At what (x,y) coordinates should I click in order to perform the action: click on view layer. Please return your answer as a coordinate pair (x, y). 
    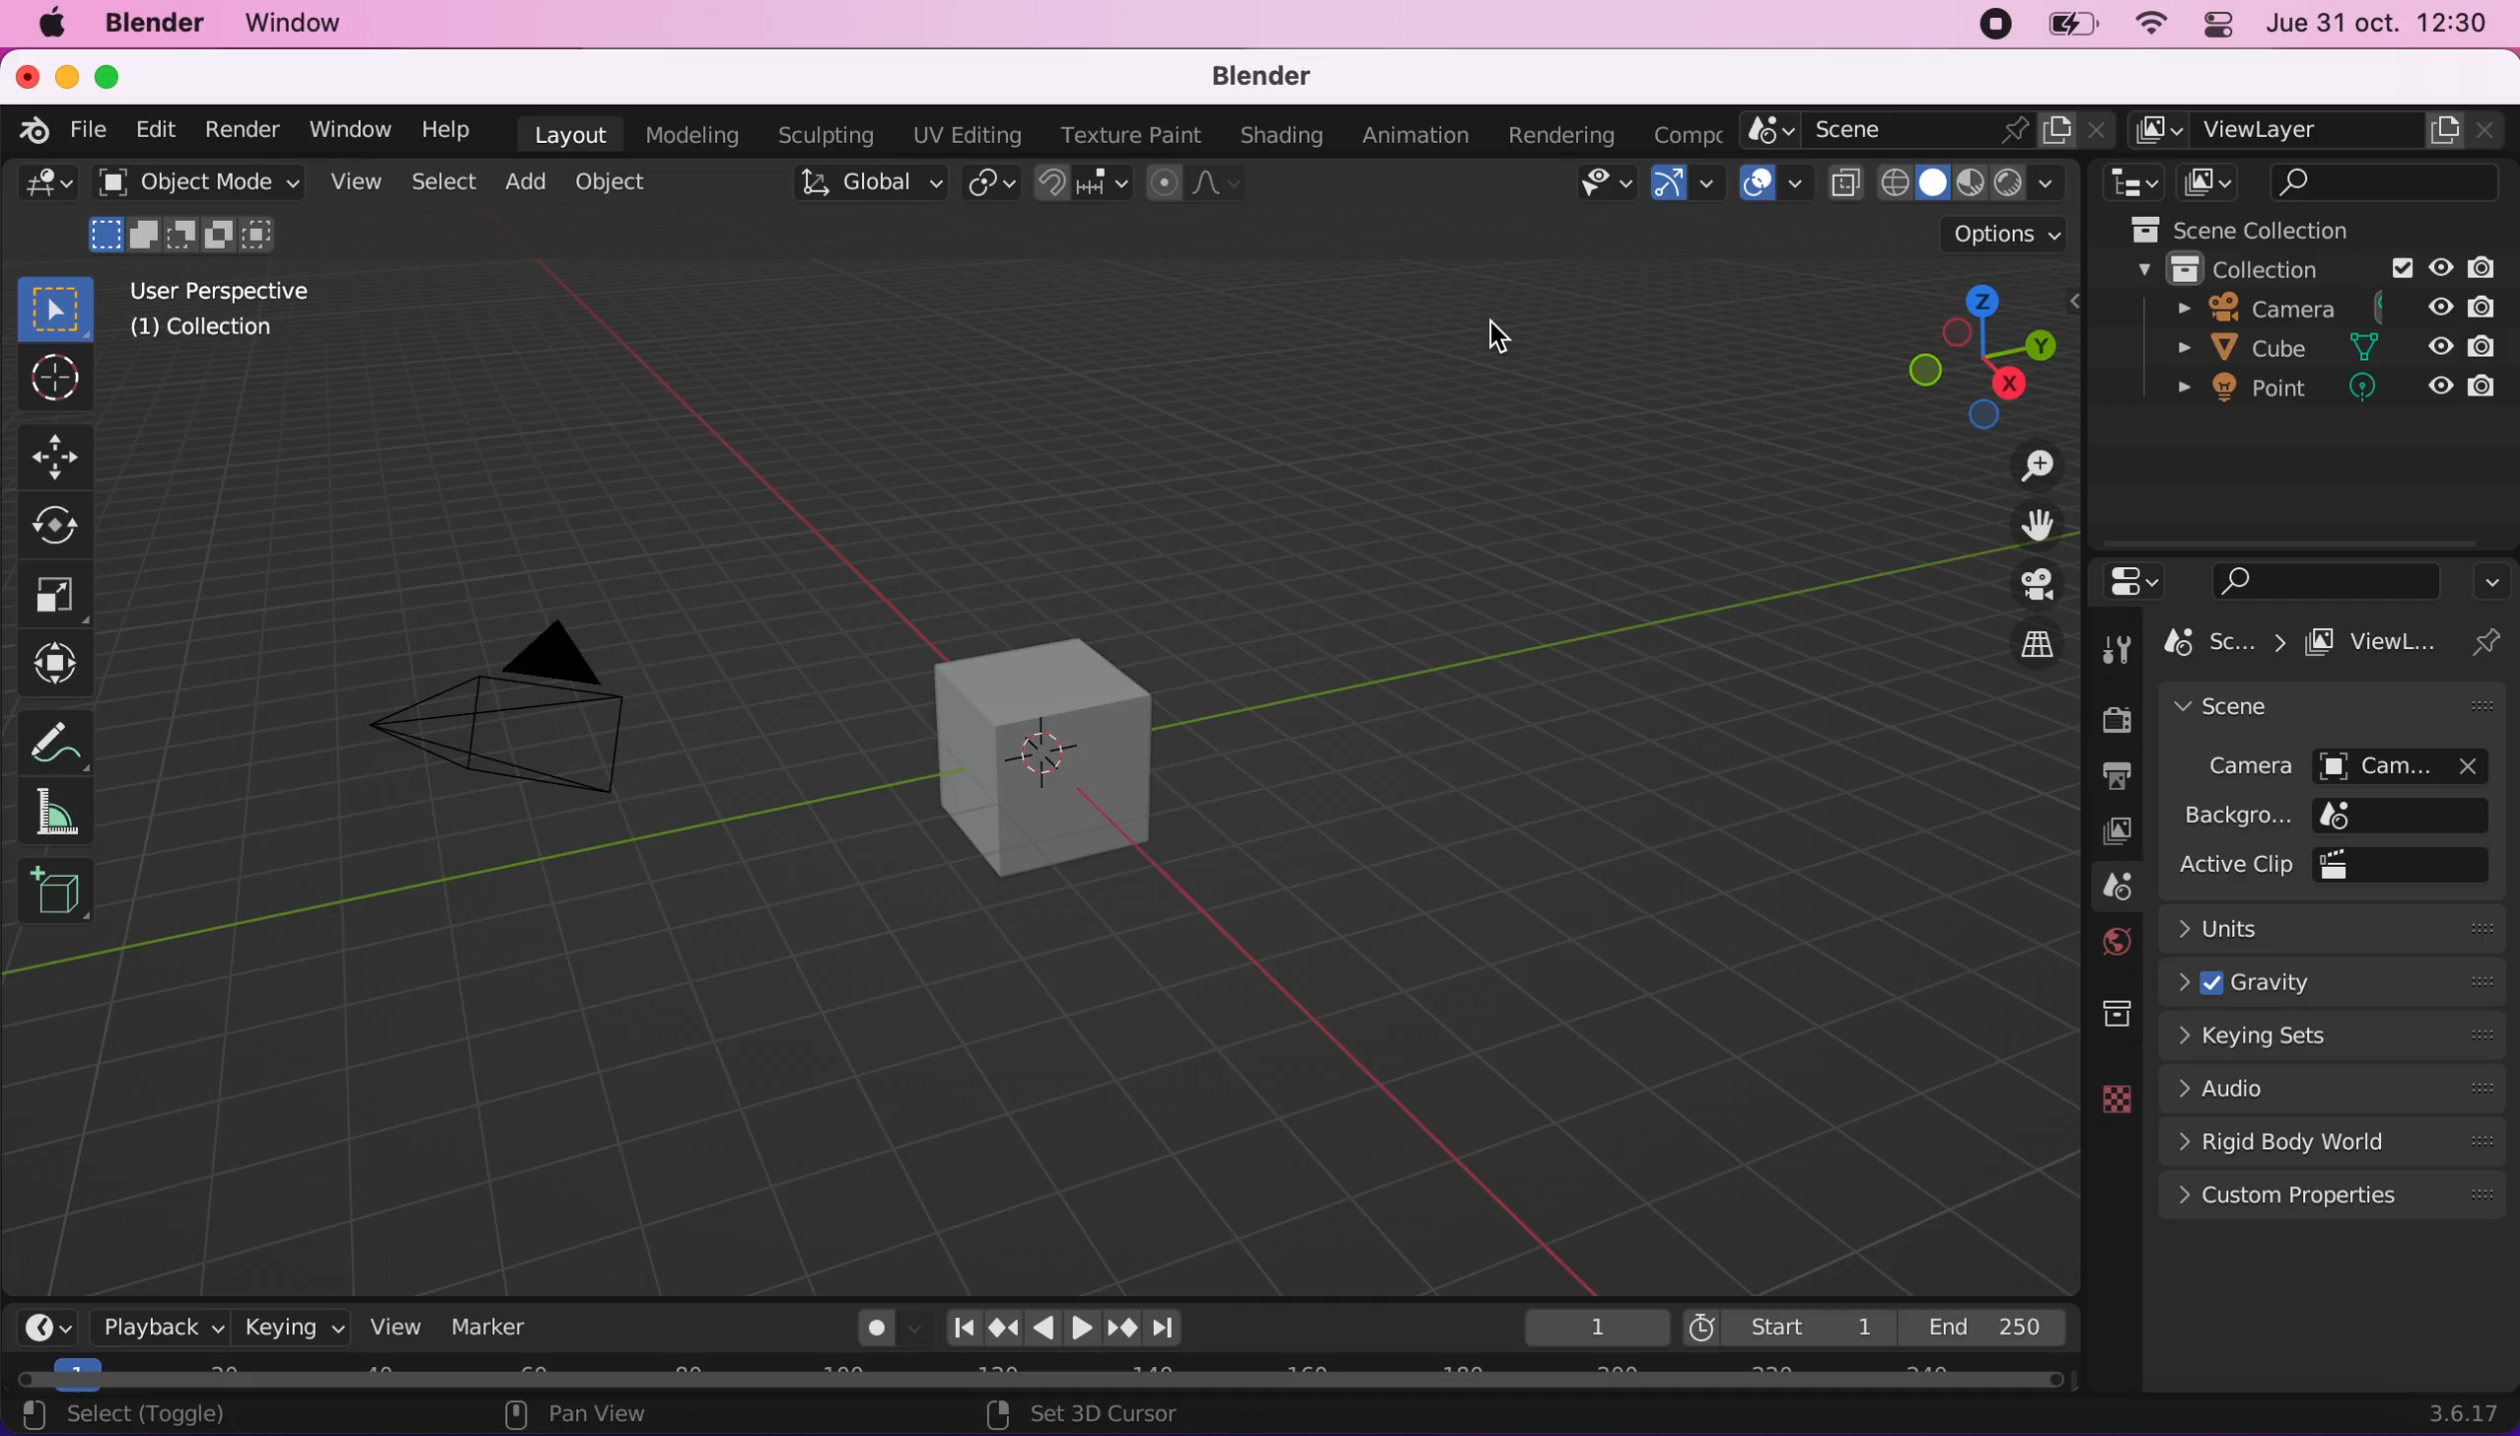
    Looking at the image, I should click on (2110, 834).